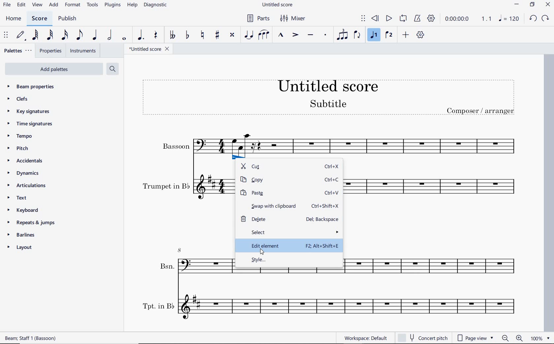 This screenshot has width=554, height=344. What do you see at coordinates (80, 35) in the screenshot?
I see `eighth note` at bounding box center [80, 35].